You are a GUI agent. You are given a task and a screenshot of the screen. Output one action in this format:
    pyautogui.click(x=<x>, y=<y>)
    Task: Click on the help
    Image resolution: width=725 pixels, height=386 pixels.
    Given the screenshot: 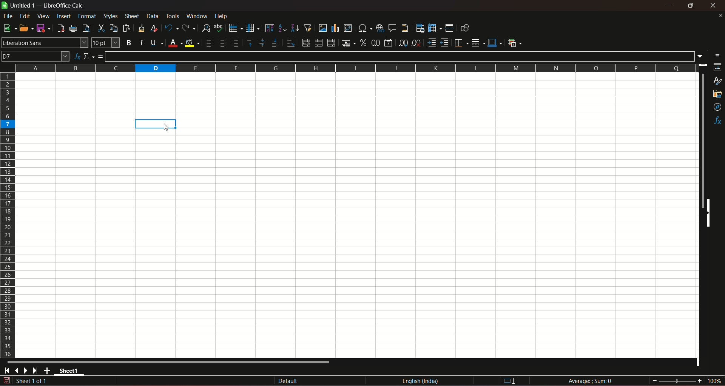 What is the action you would take?
    pyautogui.click(x=223, y=16)
    